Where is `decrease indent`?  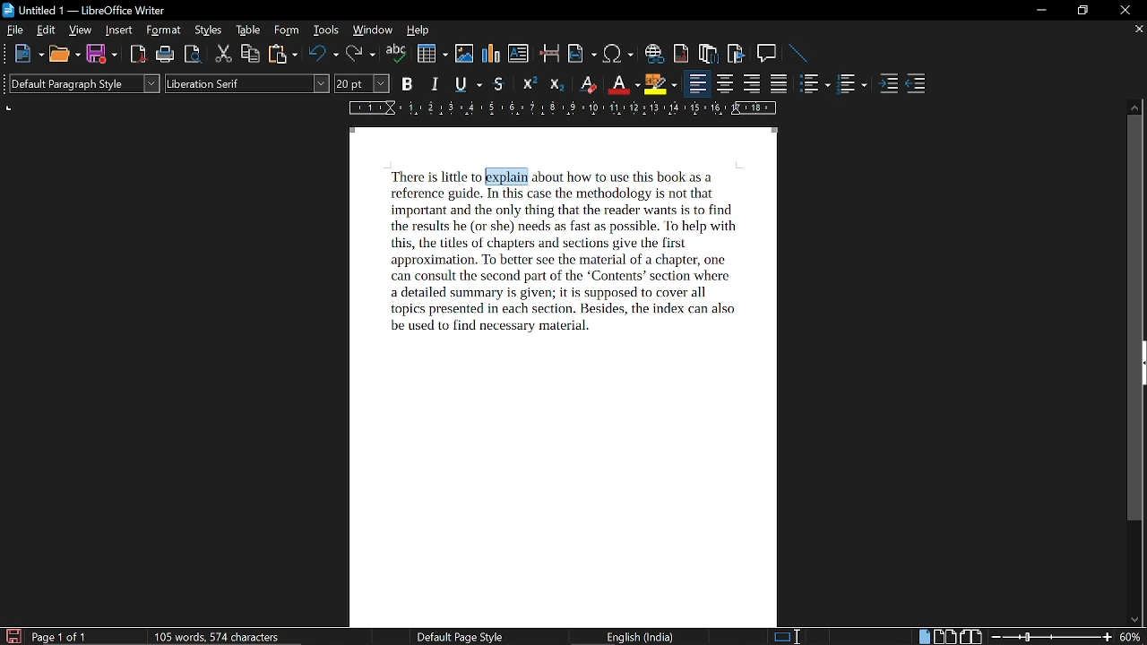
decrease indent is located at coordinates (916, 84).